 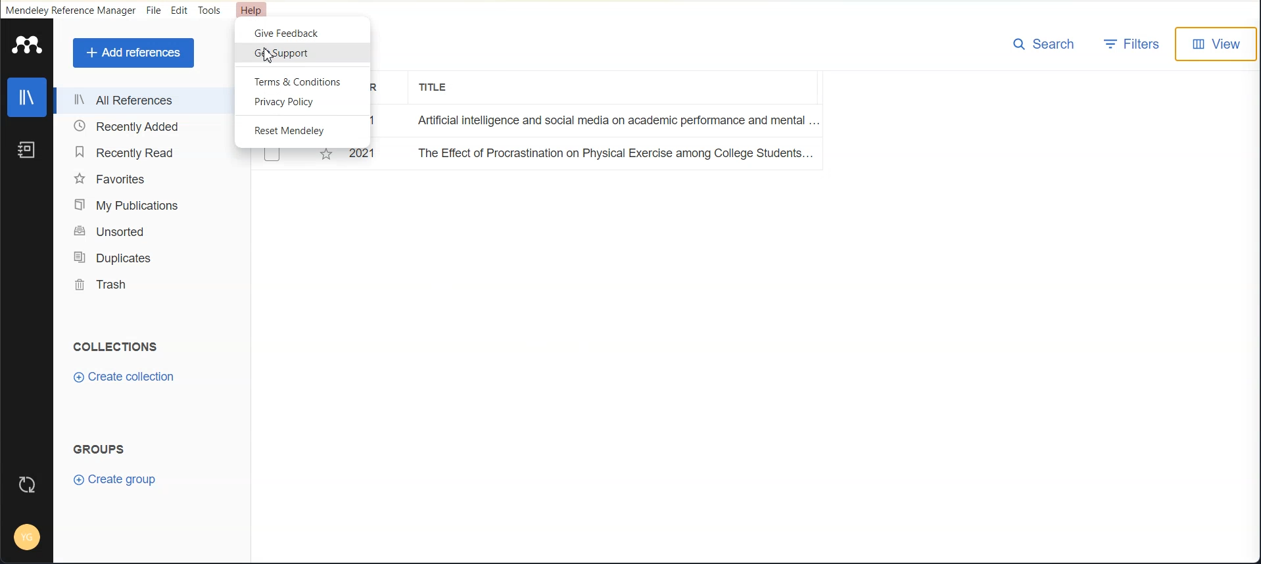 What do you see at coordinates (179, 11) in the screenshot?
I see `Edit` at bounding box center [179, 11].